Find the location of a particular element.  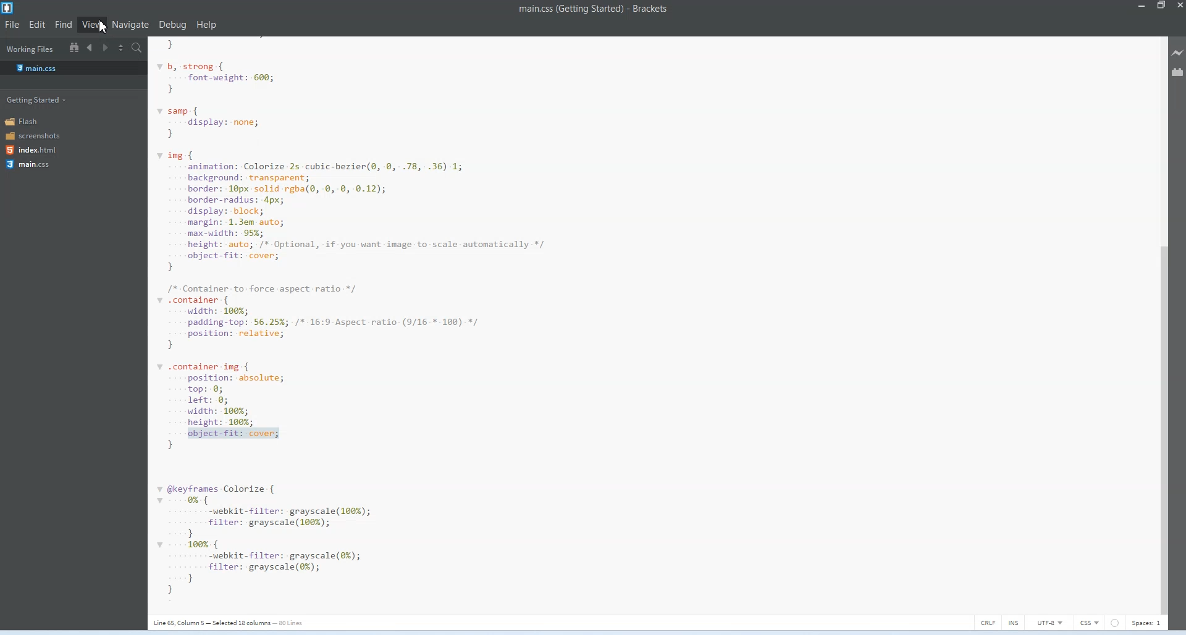

View is located at coordinates (91, 23).